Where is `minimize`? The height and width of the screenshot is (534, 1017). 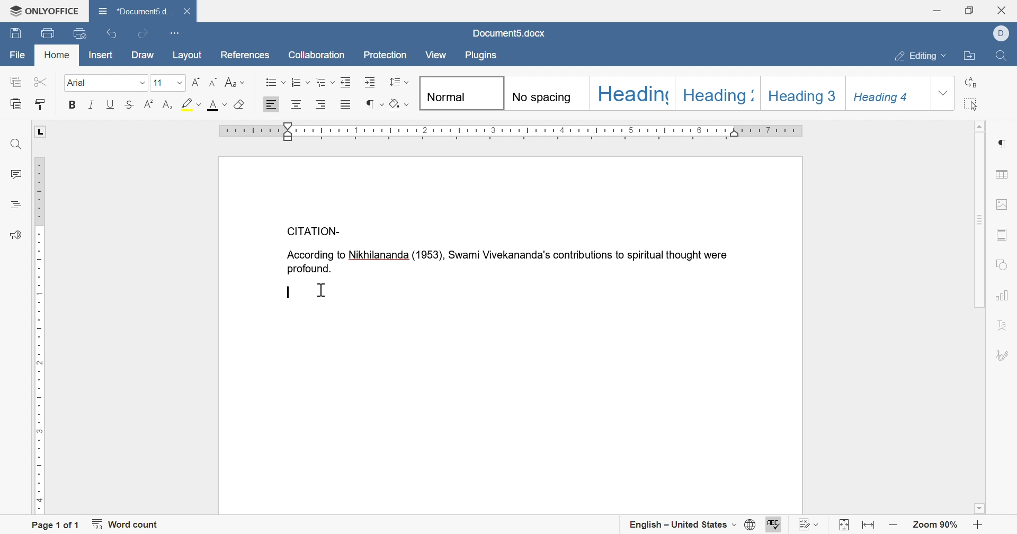 minimize is located at coordinates (936, 8).